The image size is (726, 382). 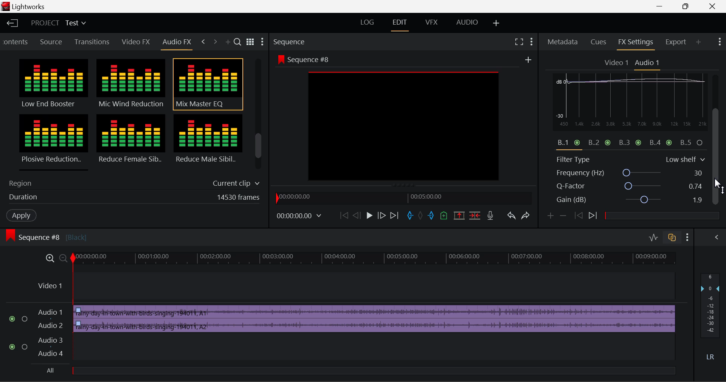 I want to click on Undo, so click(x=512, y=218).